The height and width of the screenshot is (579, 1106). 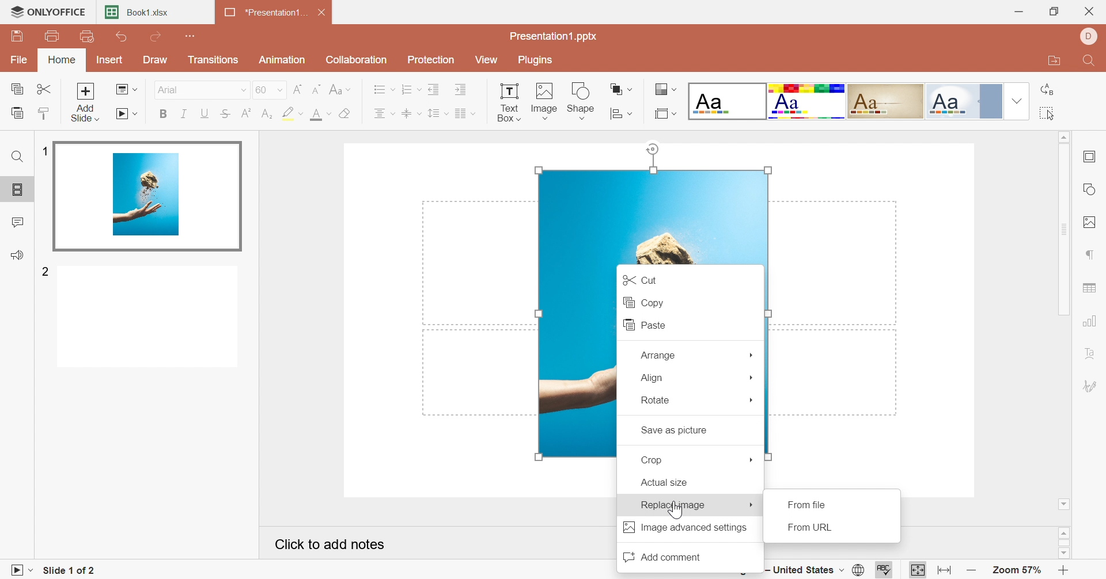 I want to click on Start slideshow, so click(x=19, y=570).